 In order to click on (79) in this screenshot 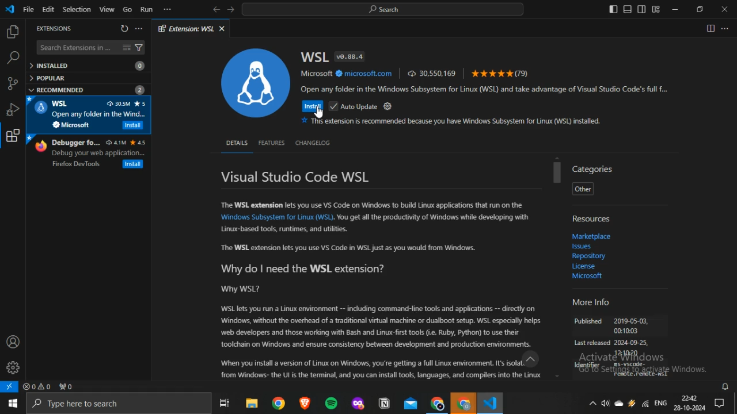, I will do `click(500, 73)`.